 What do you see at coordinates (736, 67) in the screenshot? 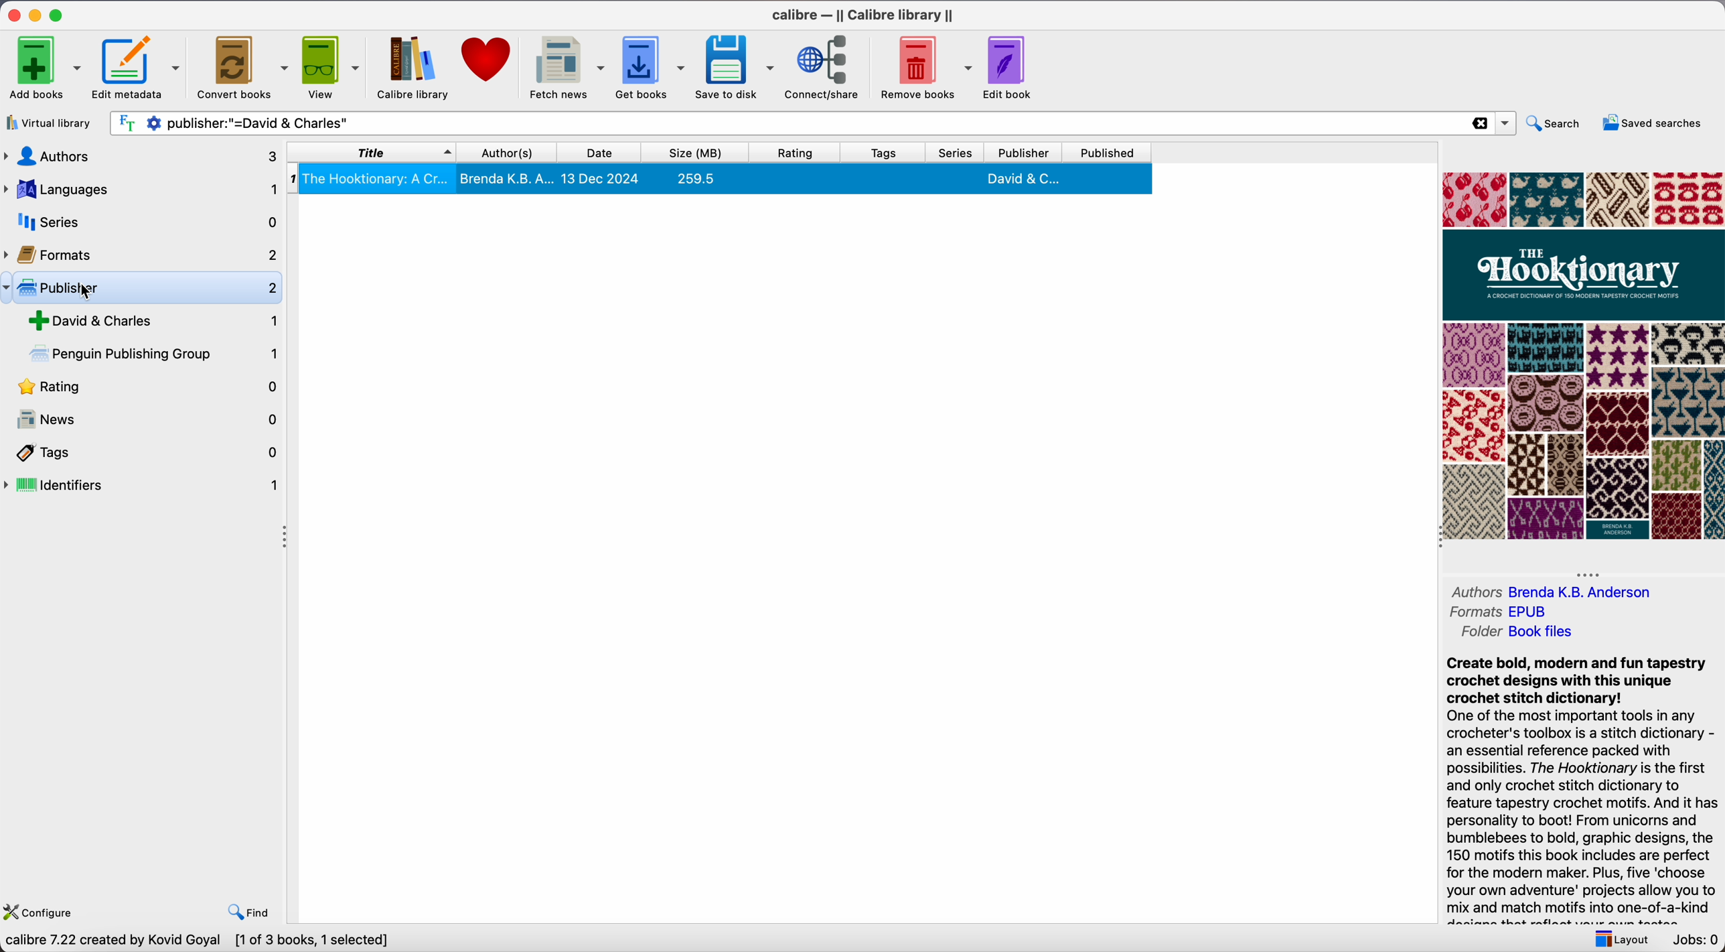
I see `save to disk` at bounding box center [736, 67].